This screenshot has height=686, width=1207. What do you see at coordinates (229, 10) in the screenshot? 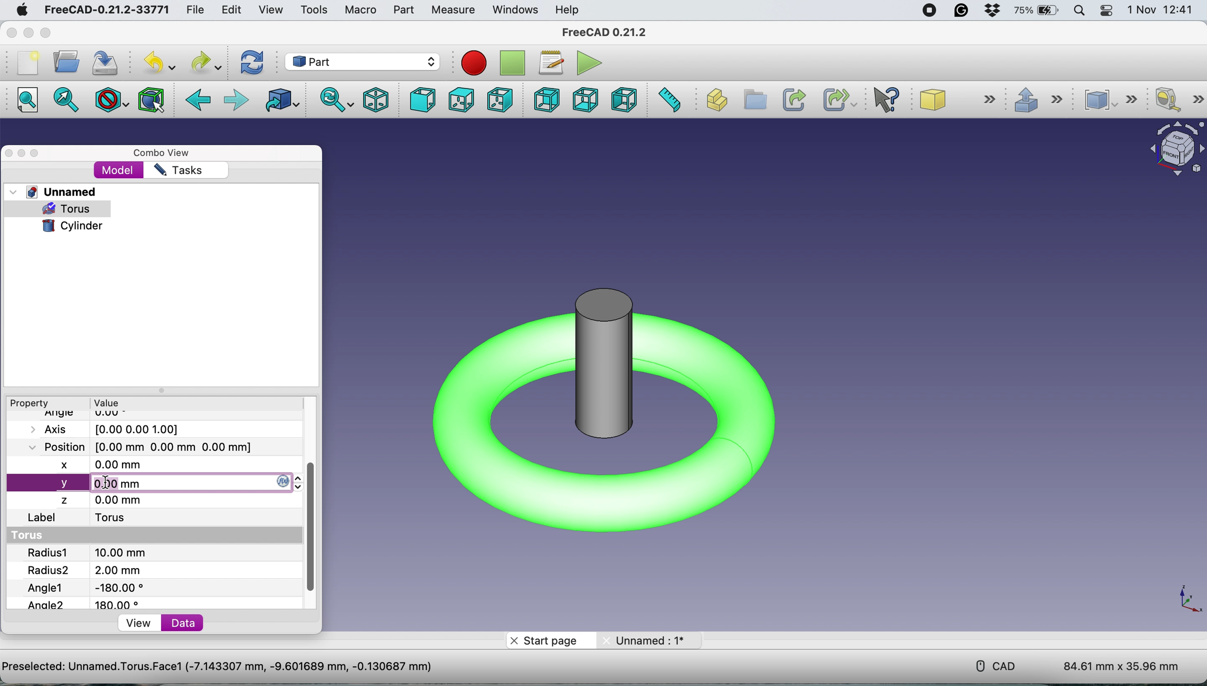
I see `edit` at bounding box center [229, 10].